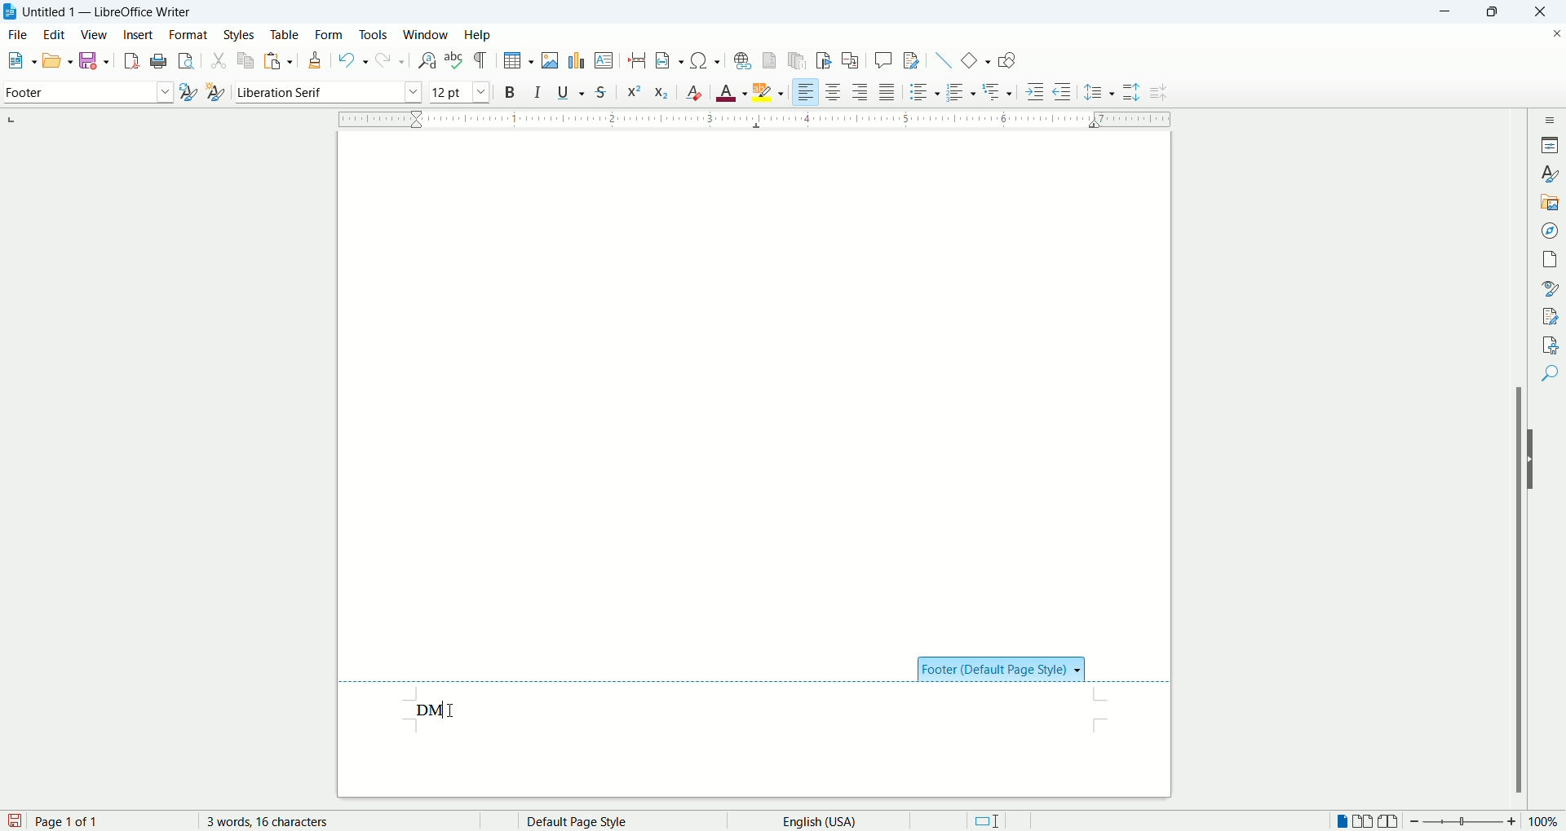 This screenshot has width=1566, height=831. I want to click on standard selection, so click(986, 821).